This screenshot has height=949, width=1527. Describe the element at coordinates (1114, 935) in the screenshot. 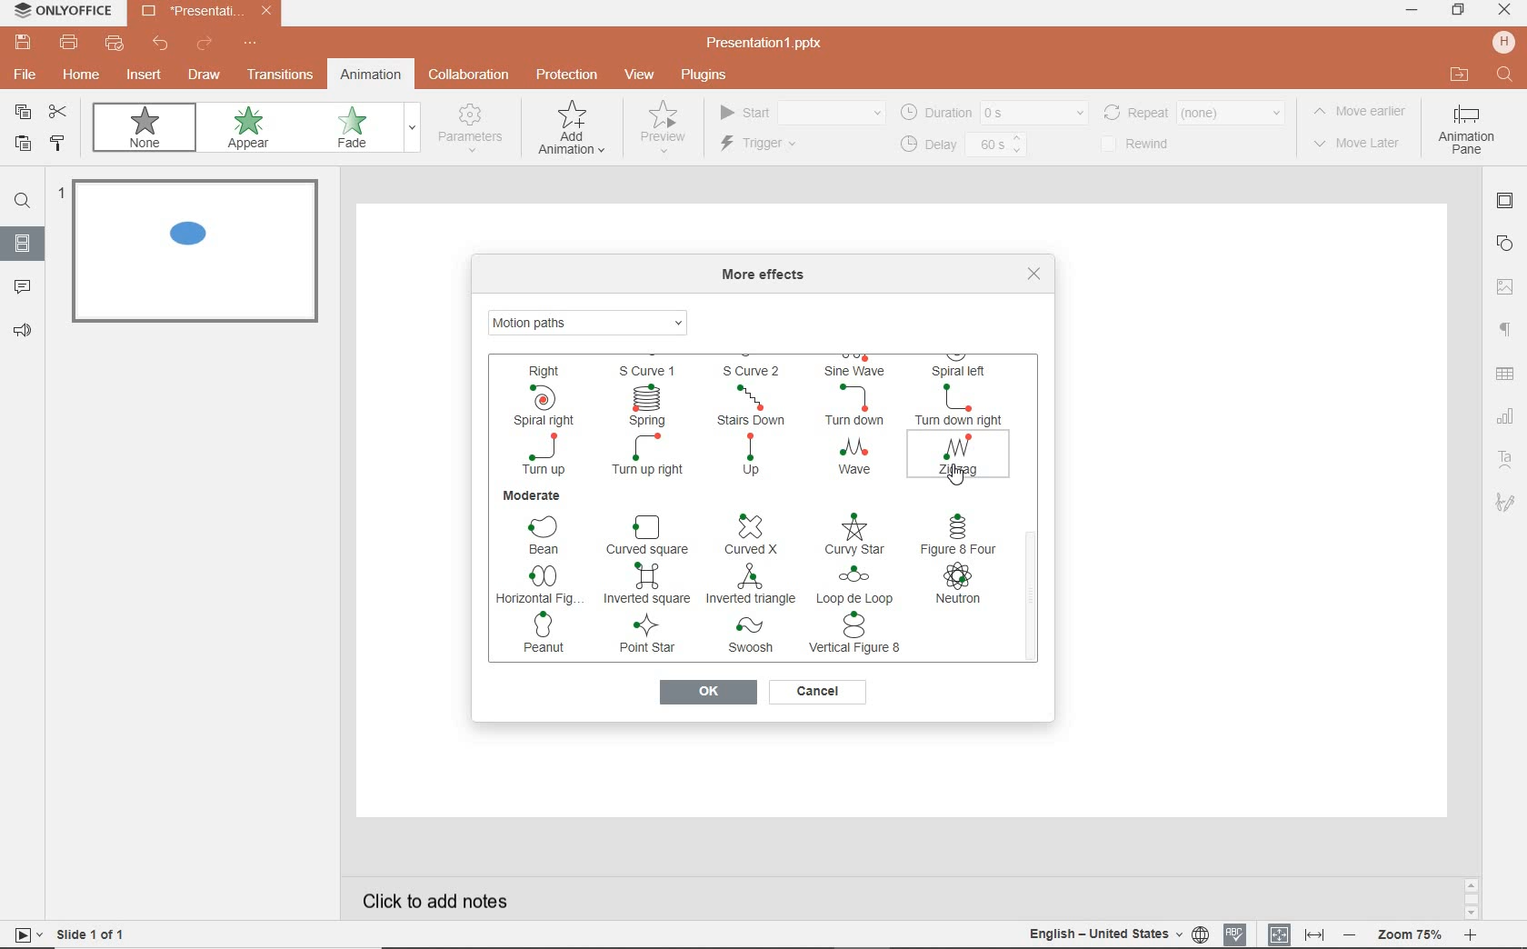

I see `text language` at that location.